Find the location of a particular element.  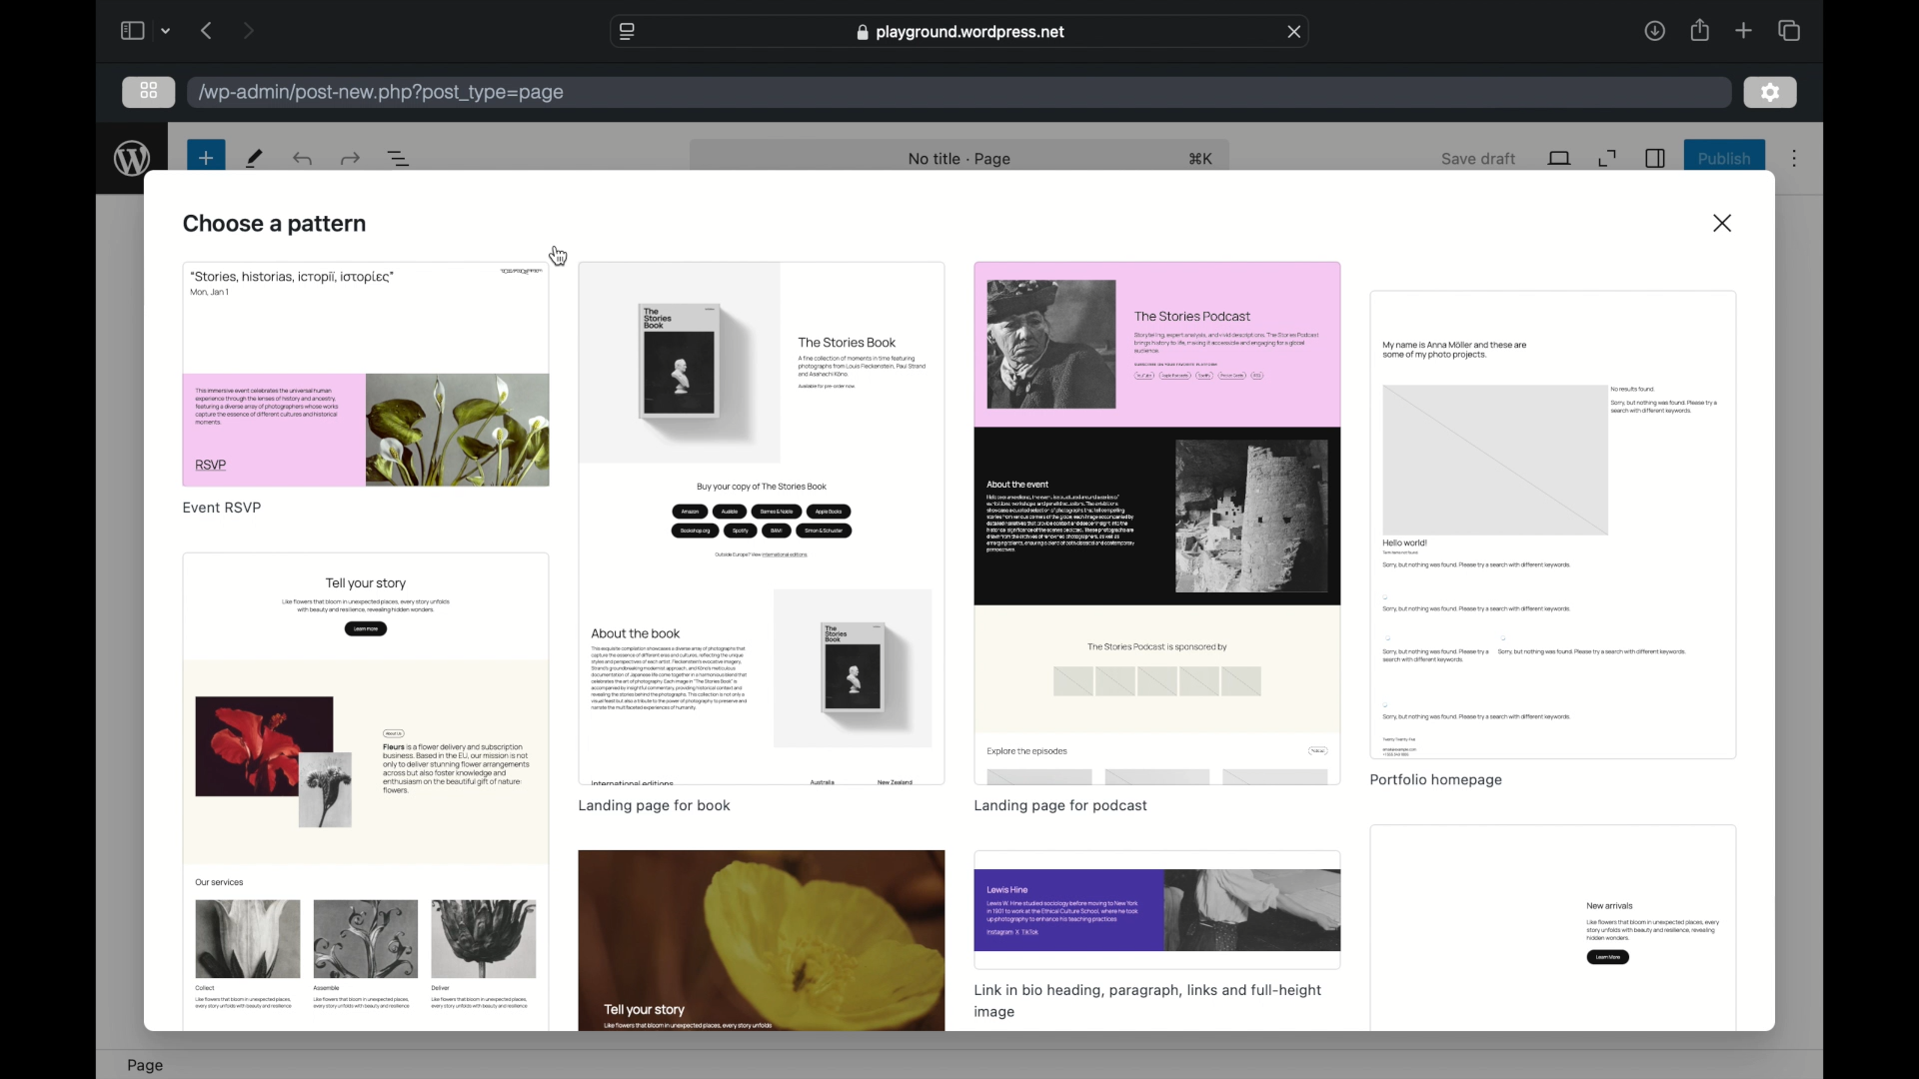

settings is located at coordinates (1770, 91).